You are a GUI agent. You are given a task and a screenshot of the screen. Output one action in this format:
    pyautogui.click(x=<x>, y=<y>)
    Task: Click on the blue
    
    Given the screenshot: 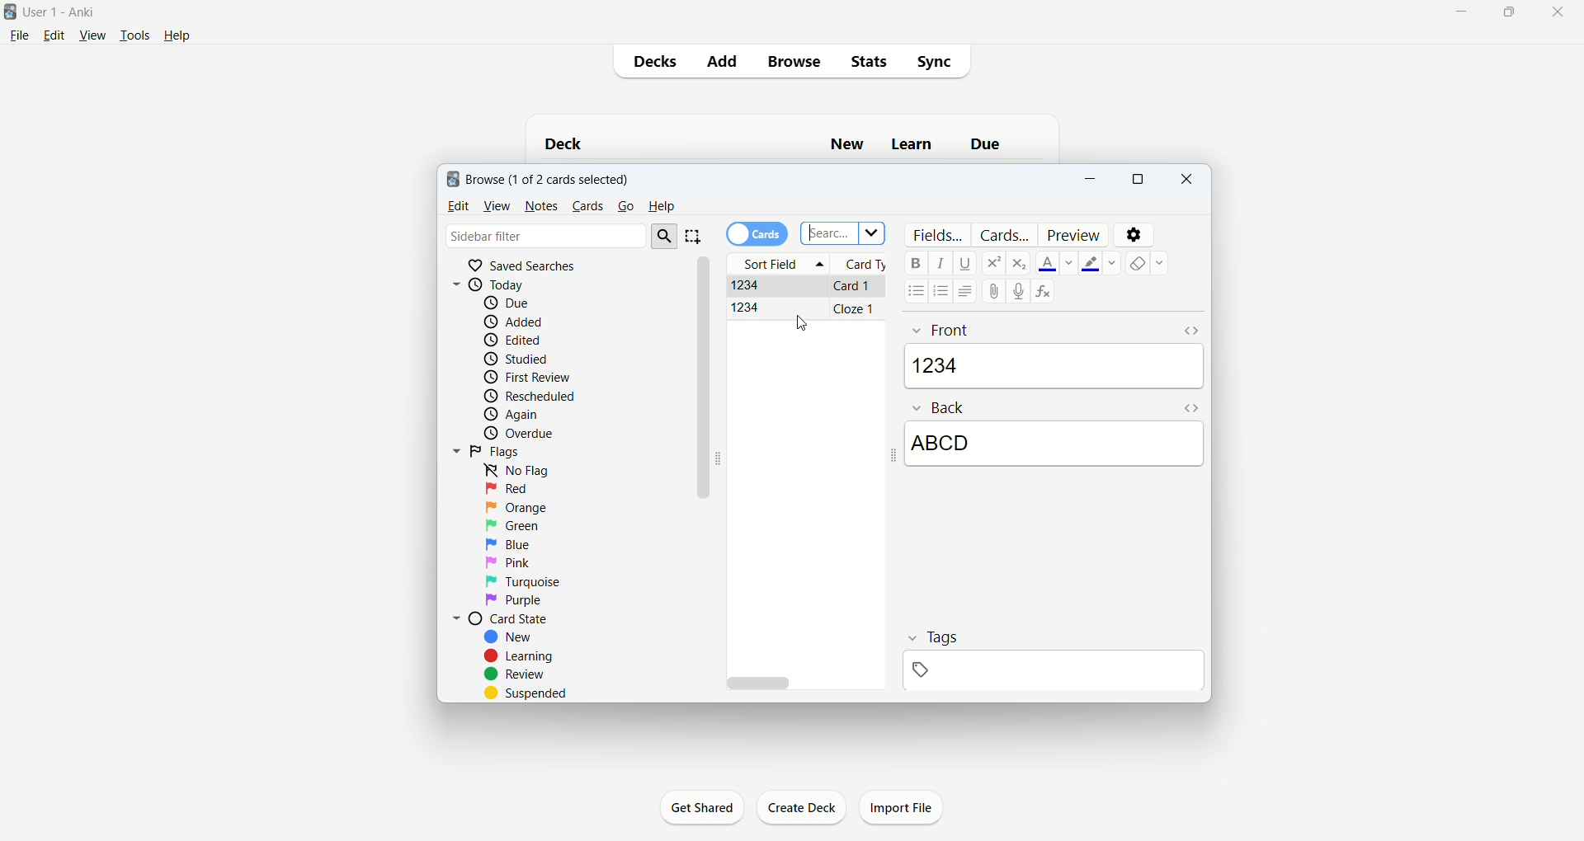 What is the action you would take?
    pyautogui.click(x=508, y=545)
    